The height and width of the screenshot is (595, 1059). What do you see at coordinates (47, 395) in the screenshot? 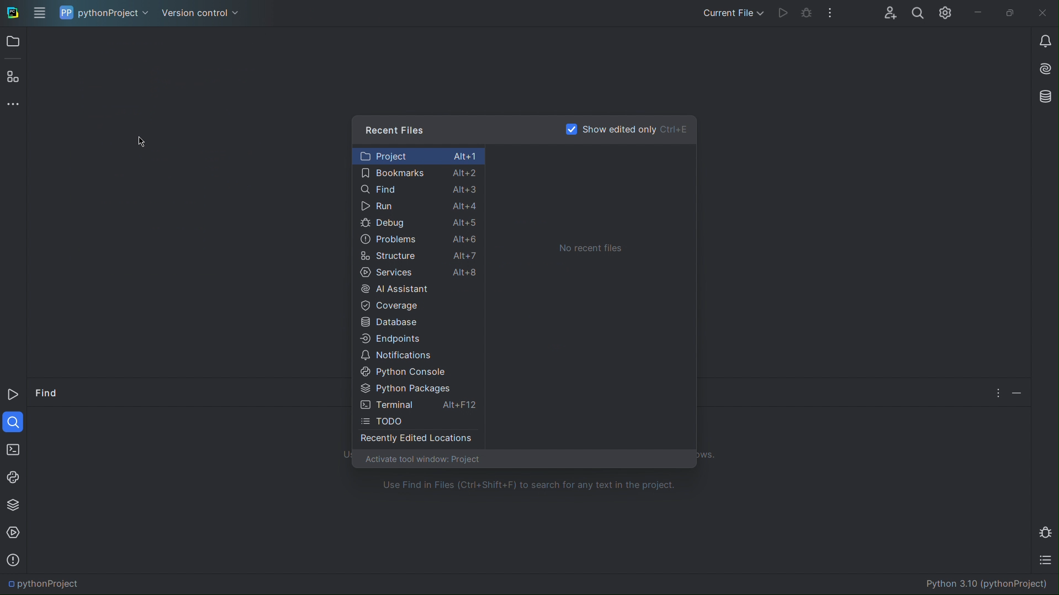
I see `Find` at bounding box center [47, 395].